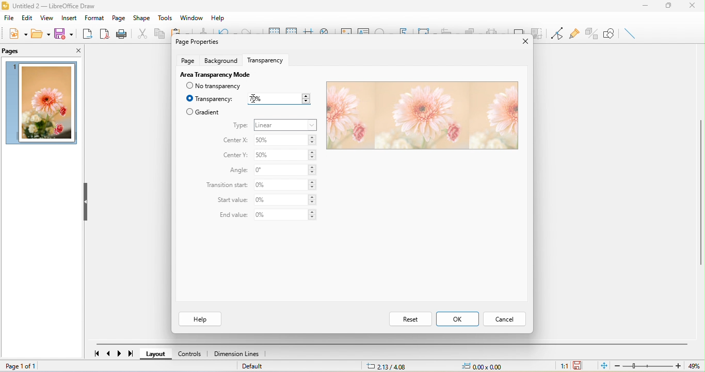  I want to click on transparency, so click(268, 59).